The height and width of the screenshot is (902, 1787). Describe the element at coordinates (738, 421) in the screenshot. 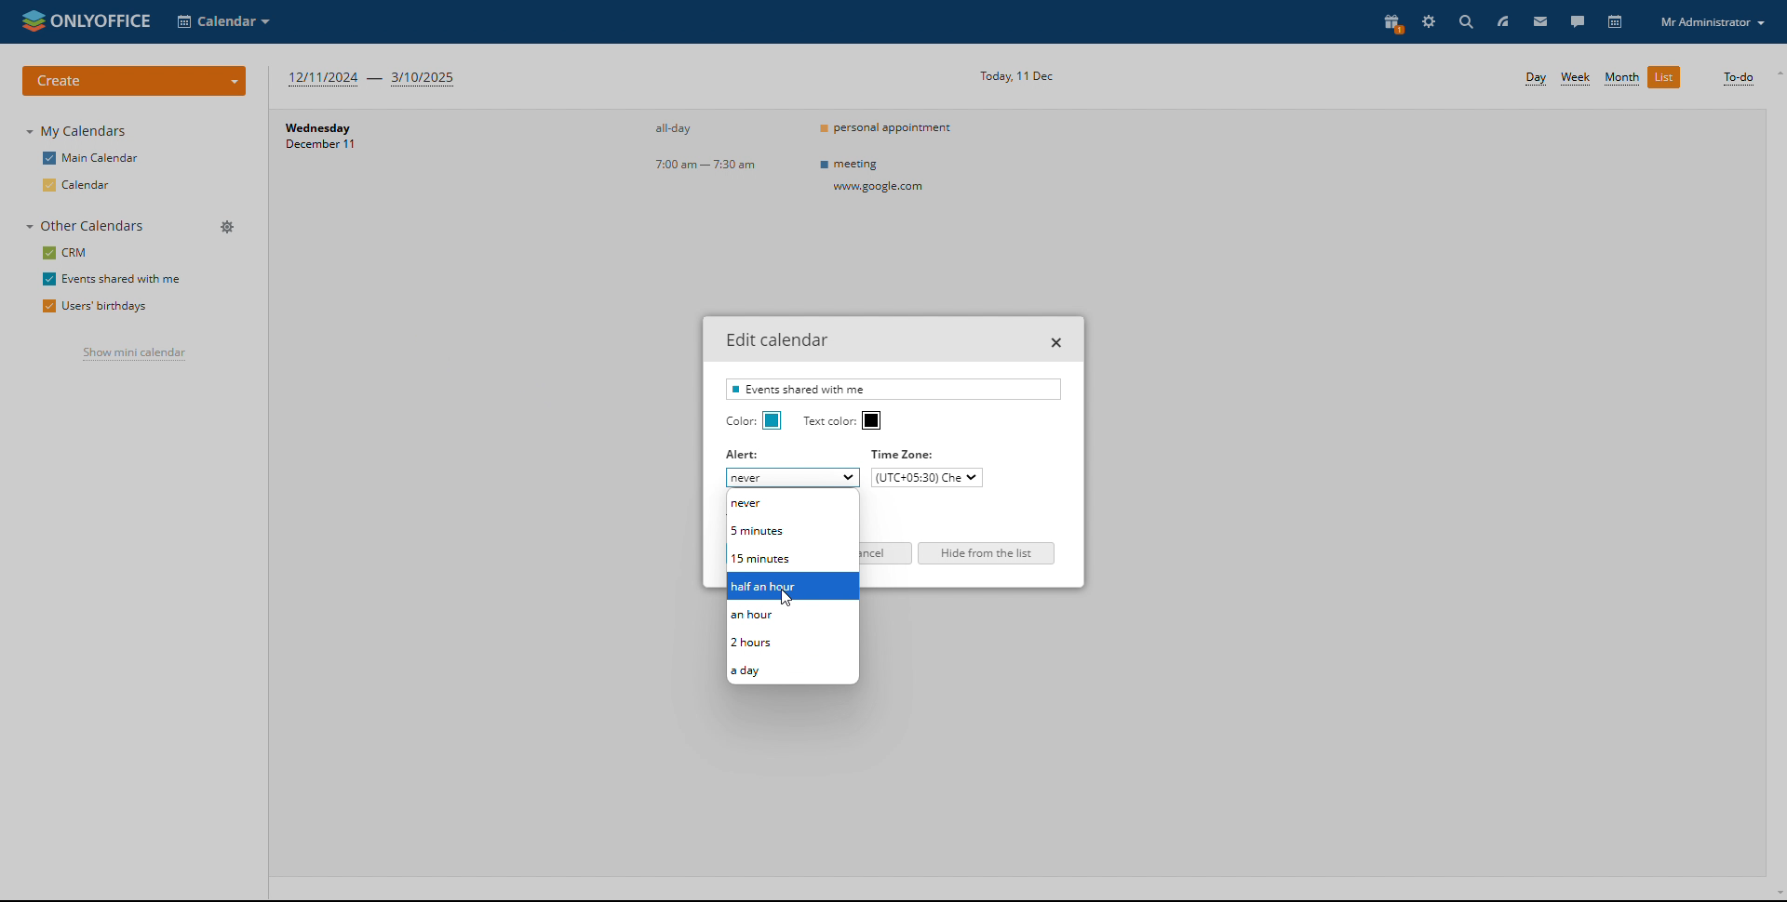

I see `Color:` at that location.